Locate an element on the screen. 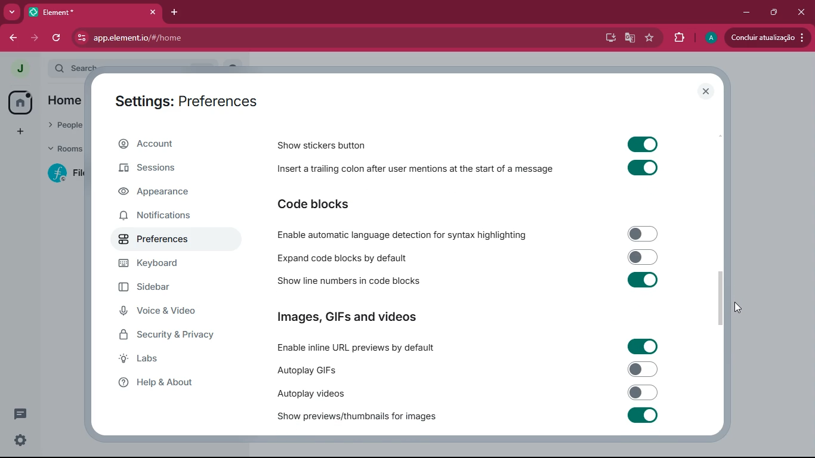 The width and height of the screenshot is (815, 458). cursor is located at coordinates (738, 308).